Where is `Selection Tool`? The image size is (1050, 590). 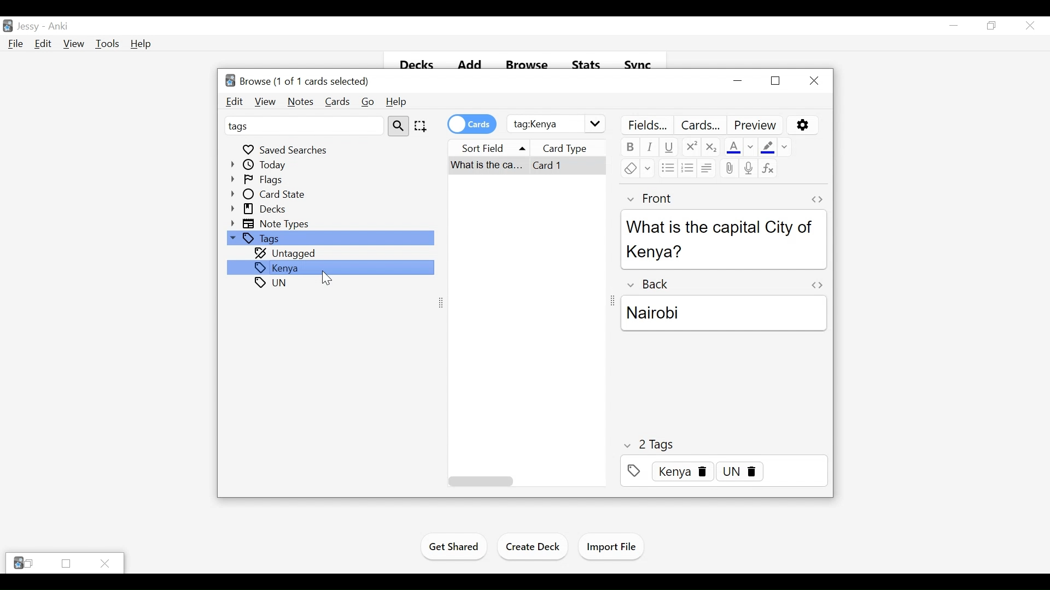
Selection Tool is located at coordinates (419, 126).